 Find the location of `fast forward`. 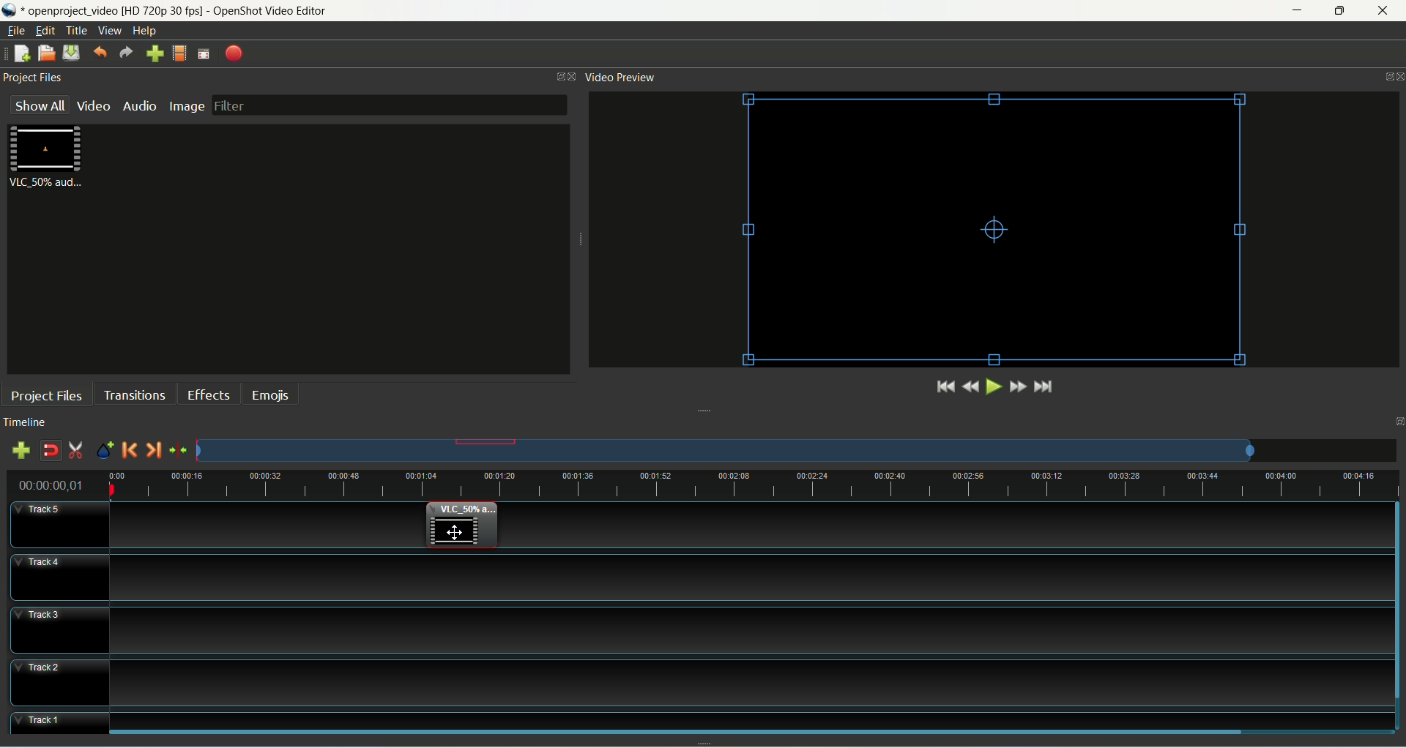

fast forward is located at coordinates (1018, 386).